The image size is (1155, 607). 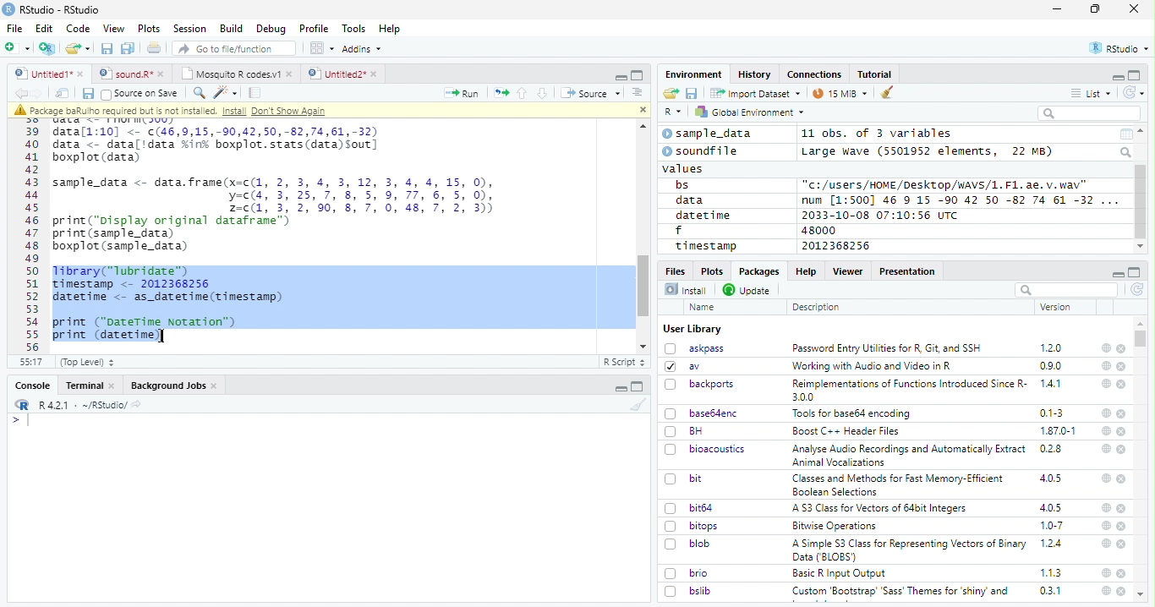 I want to click on close, so click(x=1123, y=450).